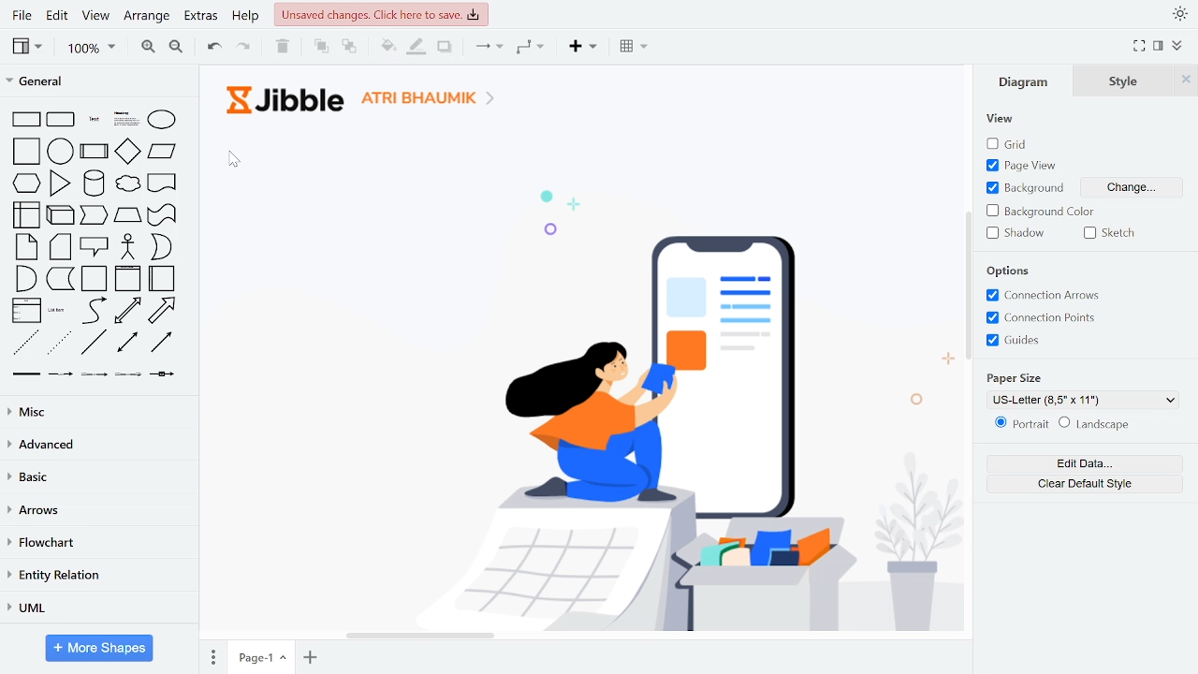  Describe the element at coordinates (485, 49) in the screenshot. I see `connector` at that location.